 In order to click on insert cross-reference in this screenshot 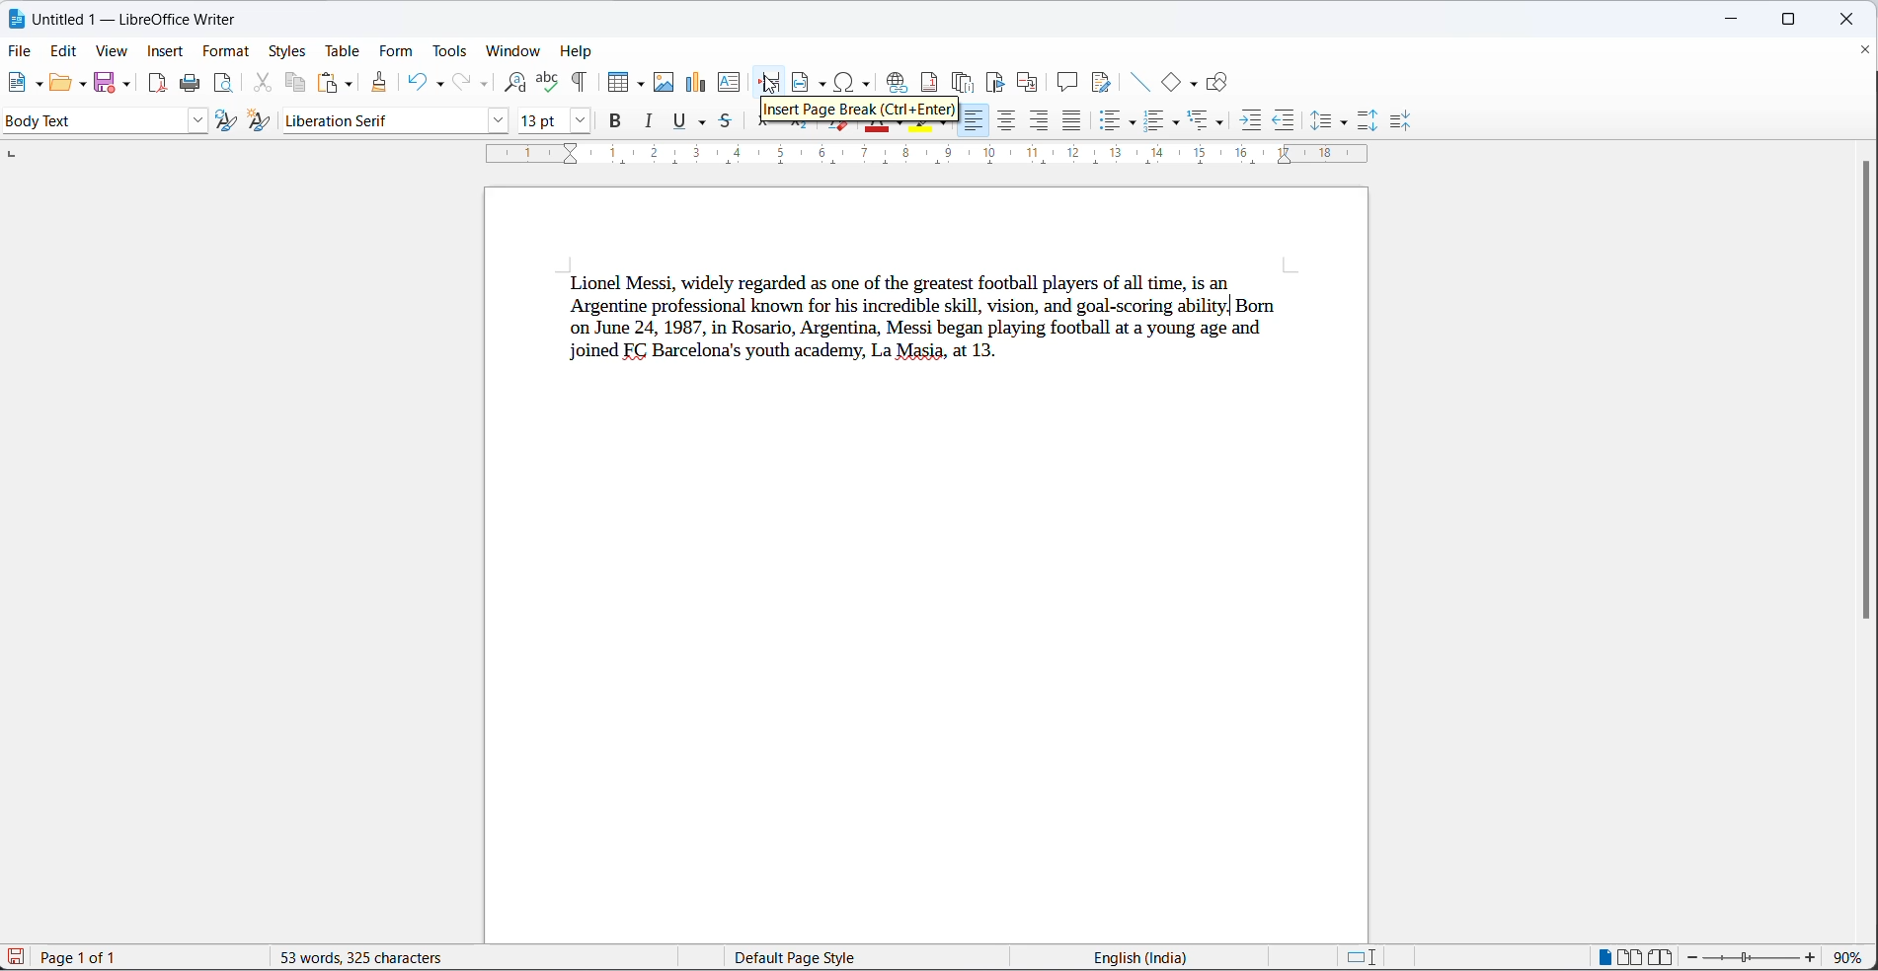, I will do `click(1030, 85)`.